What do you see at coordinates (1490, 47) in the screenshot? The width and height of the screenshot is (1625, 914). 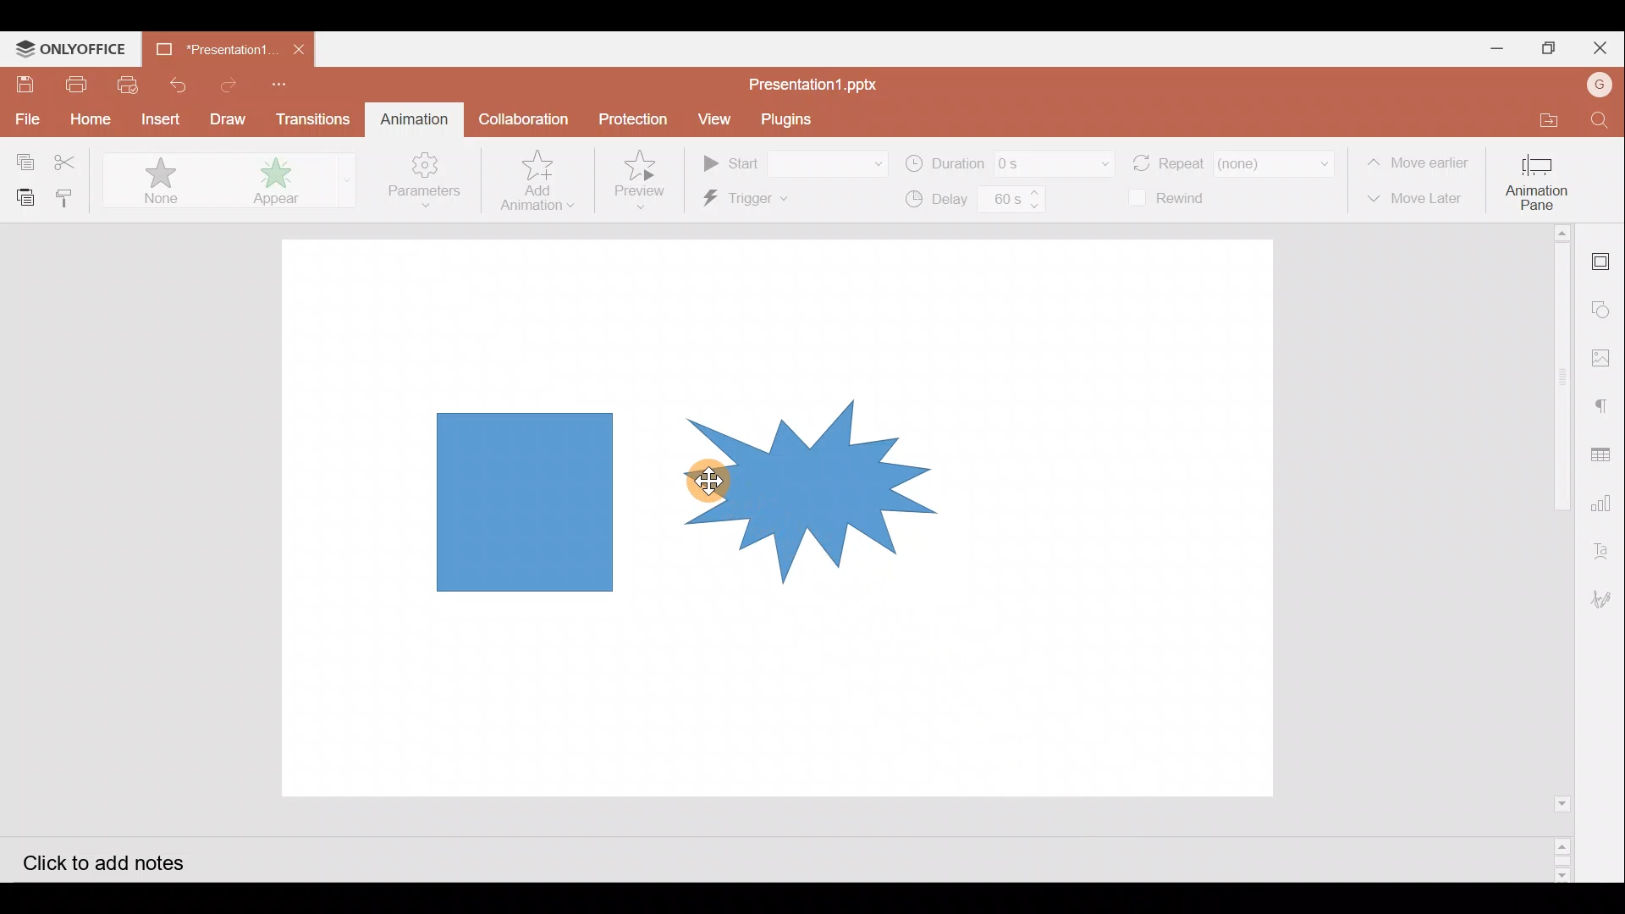 I see `Minimize` at bounding box center [1490, 47].